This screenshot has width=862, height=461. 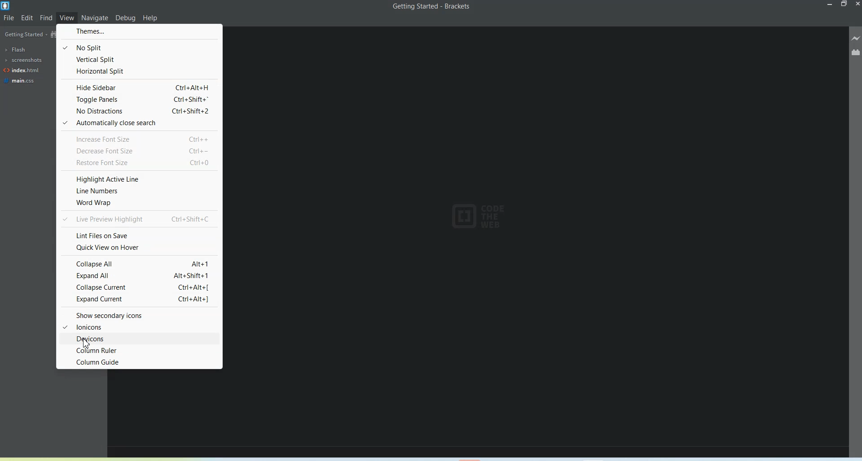 I want to click on Navigate, so click(x=95, y=17).